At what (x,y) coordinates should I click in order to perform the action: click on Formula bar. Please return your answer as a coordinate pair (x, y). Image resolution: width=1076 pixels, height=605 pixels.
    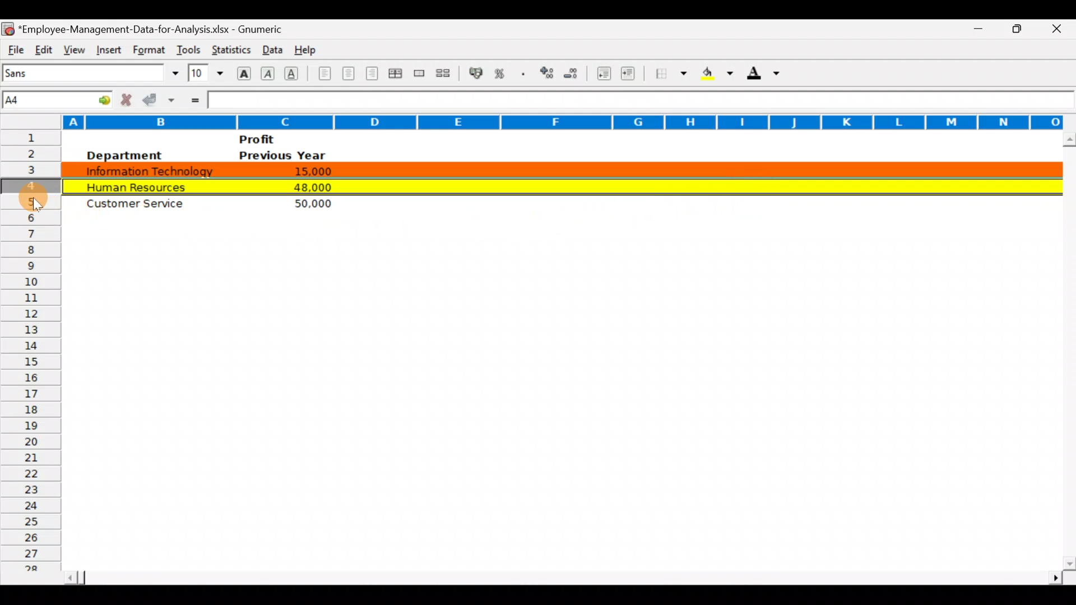
    Looking at the image, I should click on (641, 100).